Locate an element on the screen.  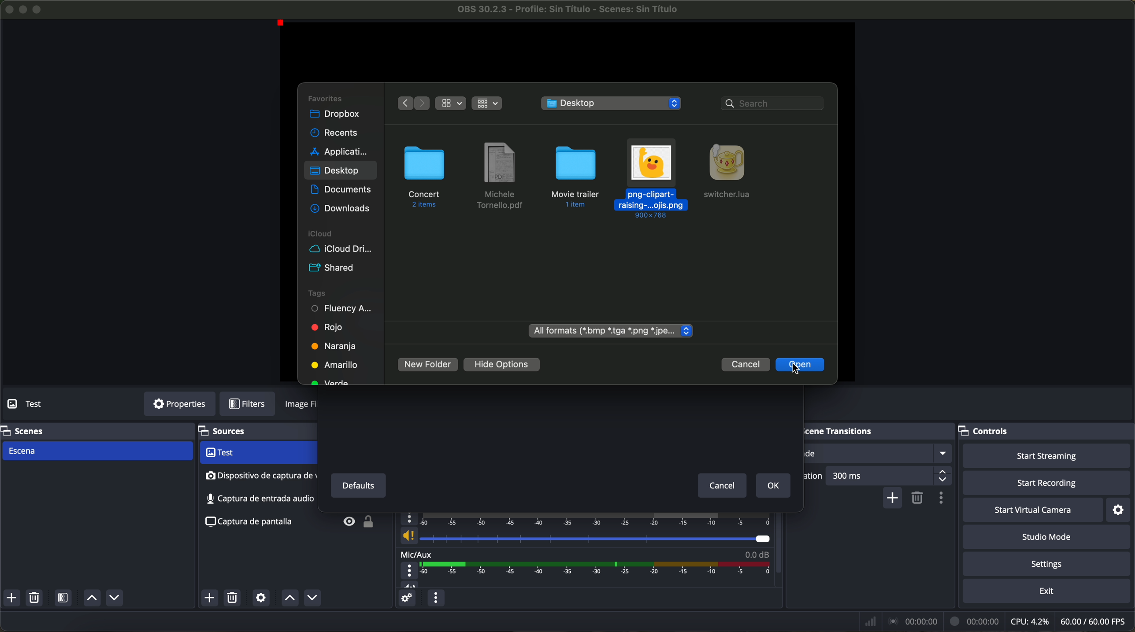
filters is located at coordinates (252, 404).